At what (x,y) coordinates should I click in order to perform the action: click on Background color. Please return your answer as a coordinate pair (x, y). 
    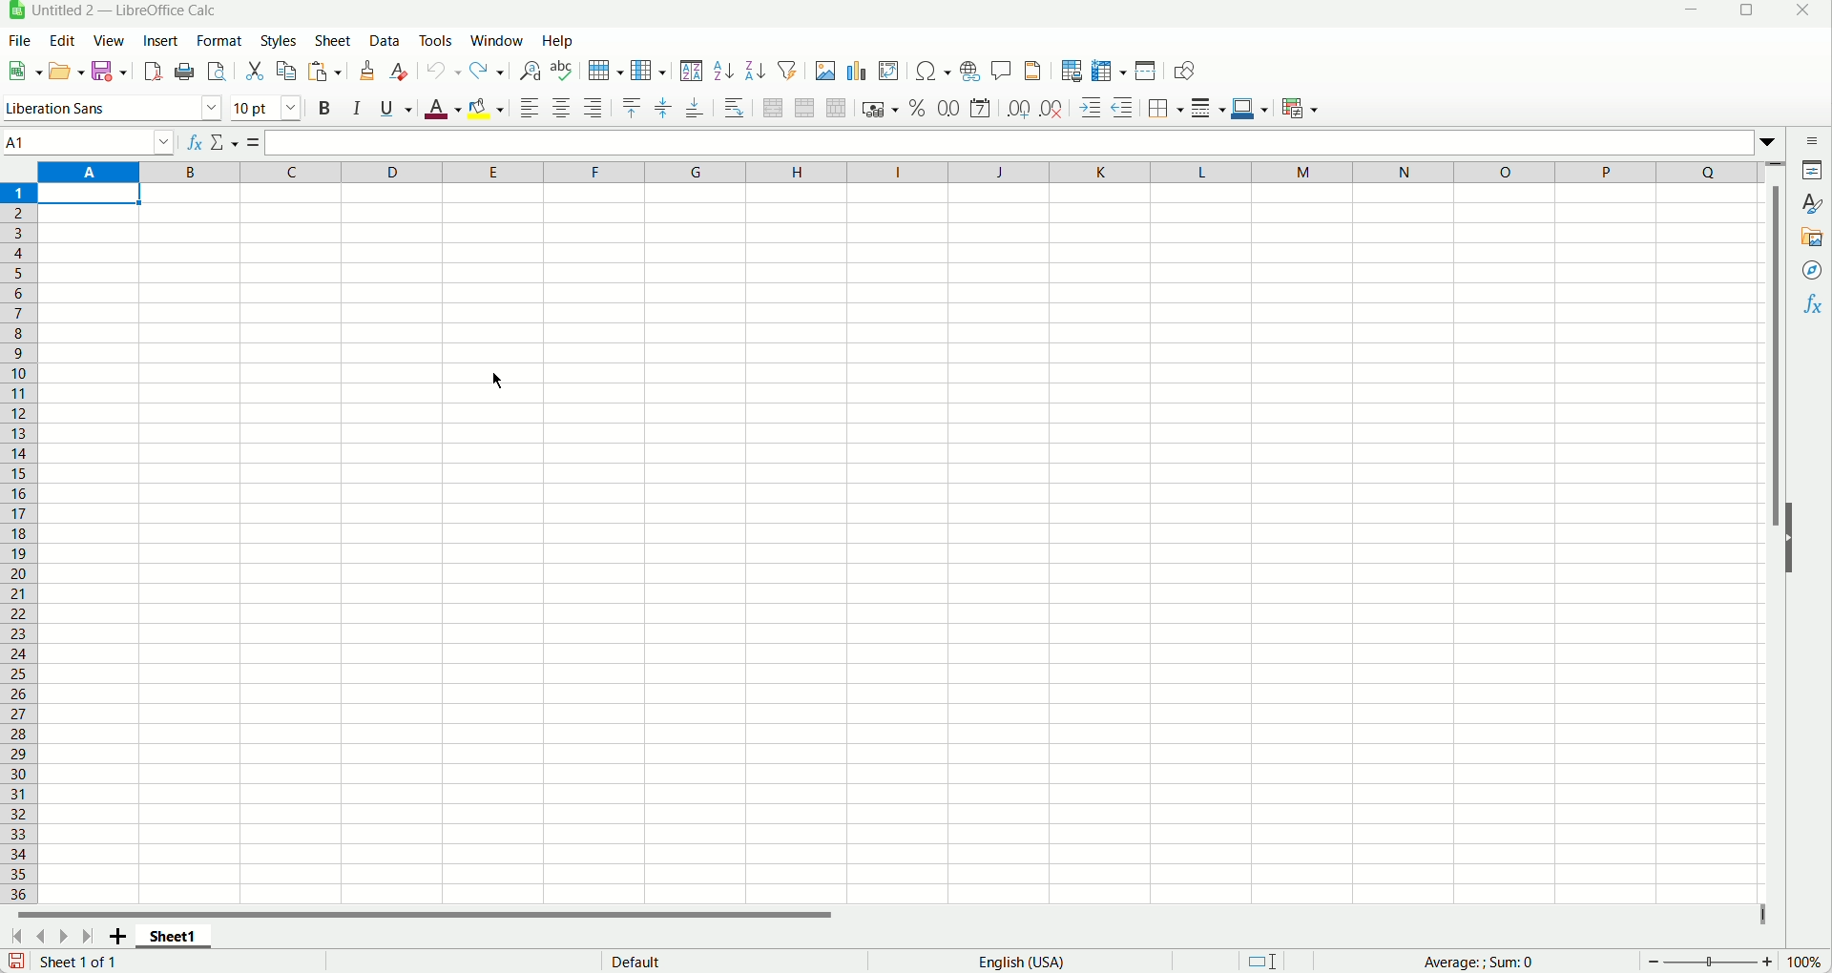
    Looking at the image, I should click on (486, 111).